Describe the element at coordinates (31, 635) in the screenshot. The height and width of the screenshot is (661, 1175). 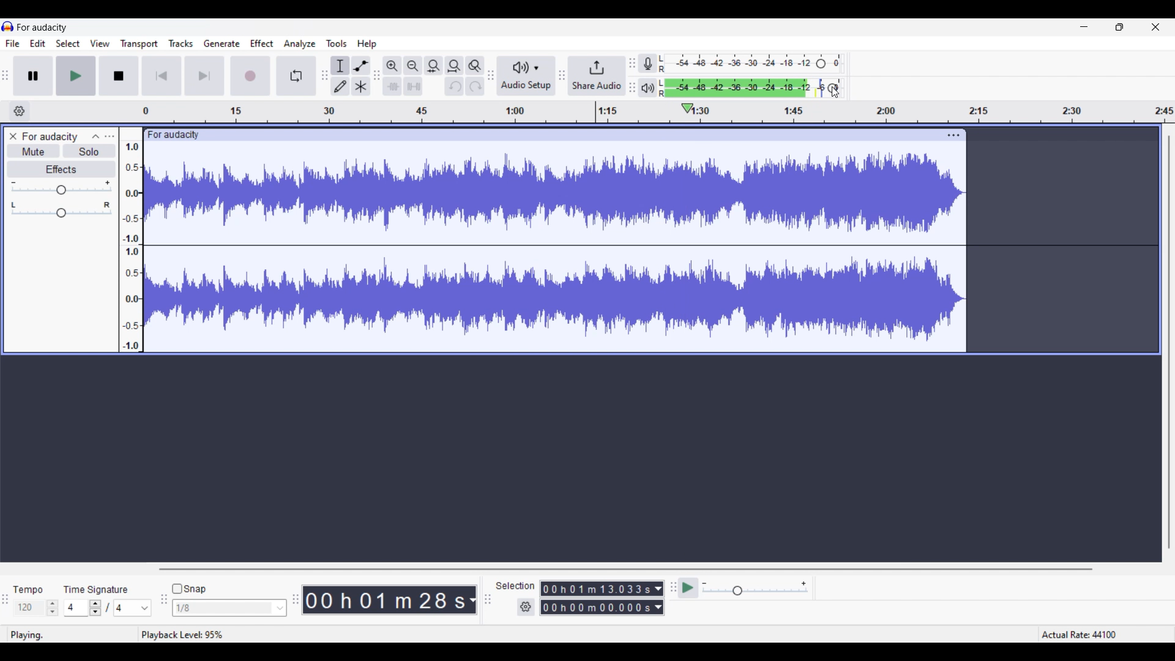
I see `playing.` at that location.